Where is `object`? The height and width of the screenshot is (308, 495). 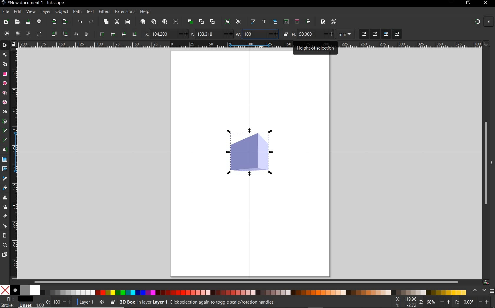 object is located at coordinates (62, 12).